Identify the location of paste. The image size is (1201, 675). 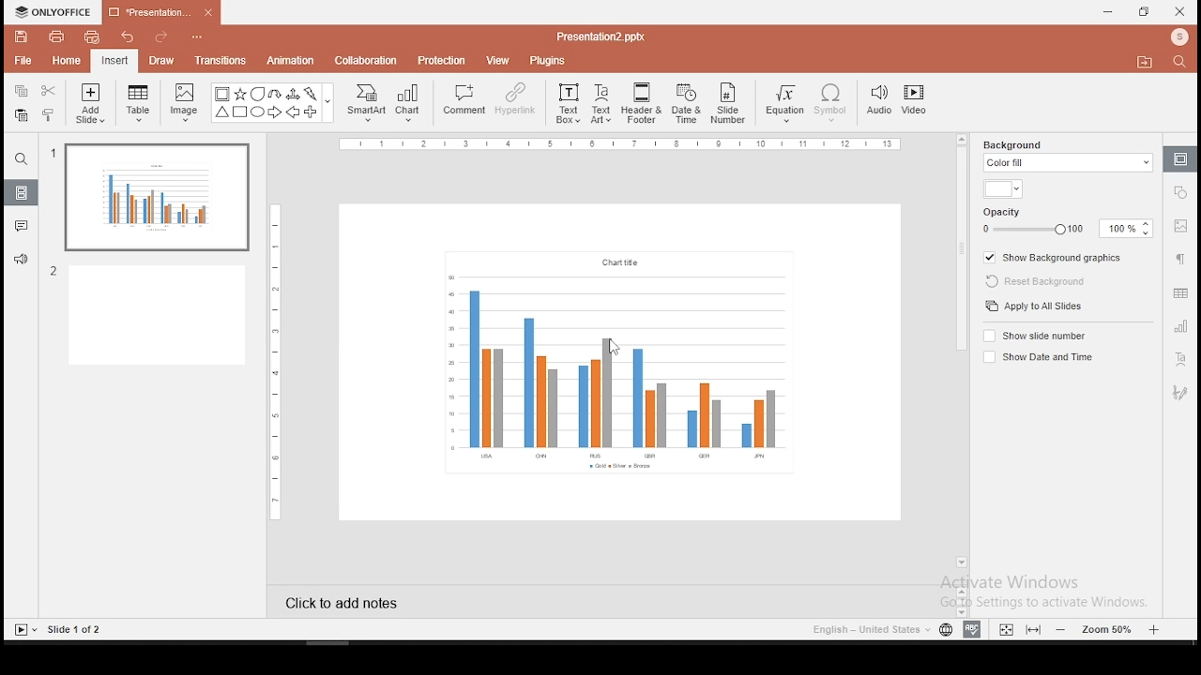
(20, 114).